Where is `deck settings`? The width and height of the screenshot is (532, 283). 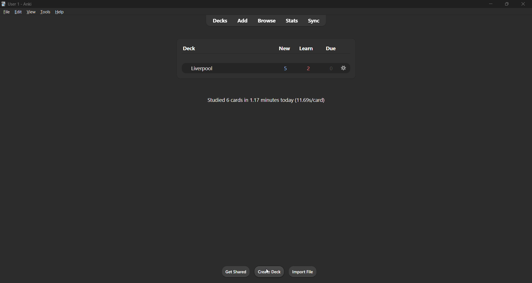
deck settings is located at coordinates (346, 68).